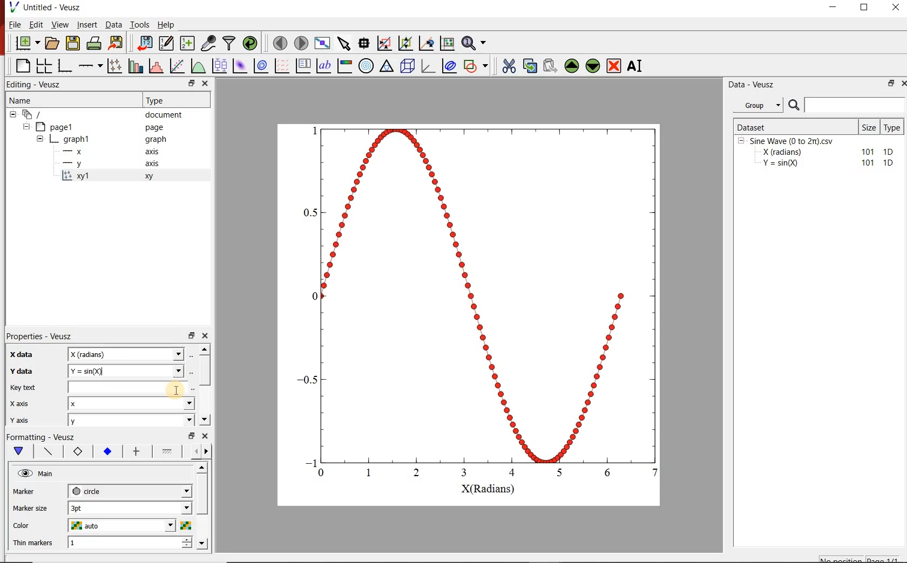  Describe the element at coordinates (40, 336) in the screenshot. I see `Properties - Veusz` at that location.